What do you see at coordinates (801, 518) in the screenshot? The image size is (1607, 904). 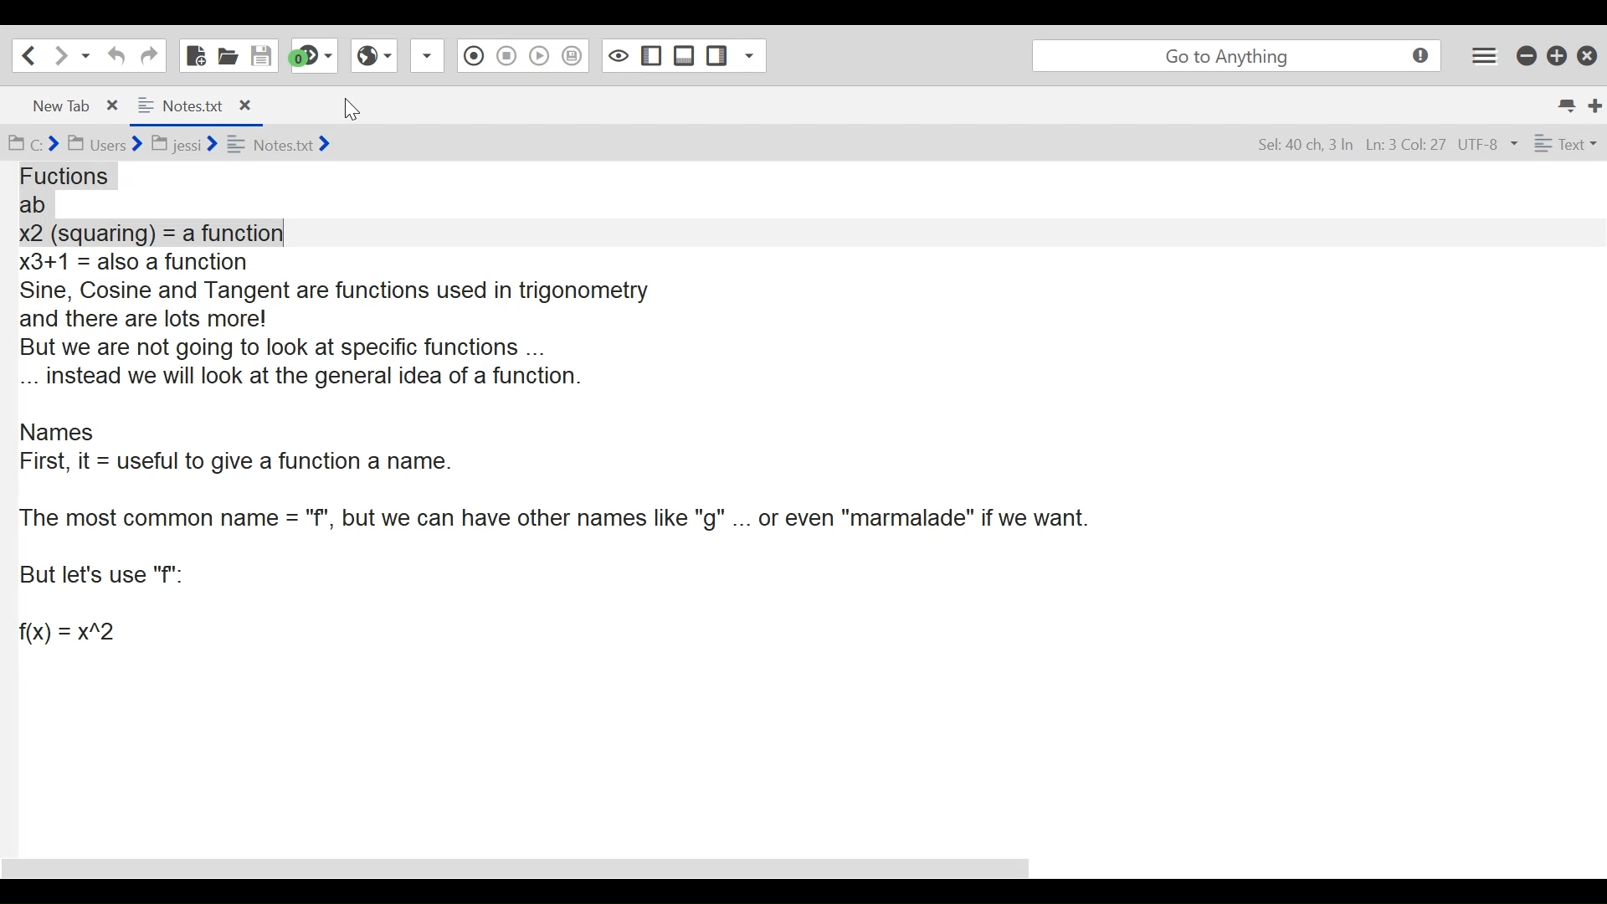 I see `Text Entry Pane` at bounding box center [801, 518].